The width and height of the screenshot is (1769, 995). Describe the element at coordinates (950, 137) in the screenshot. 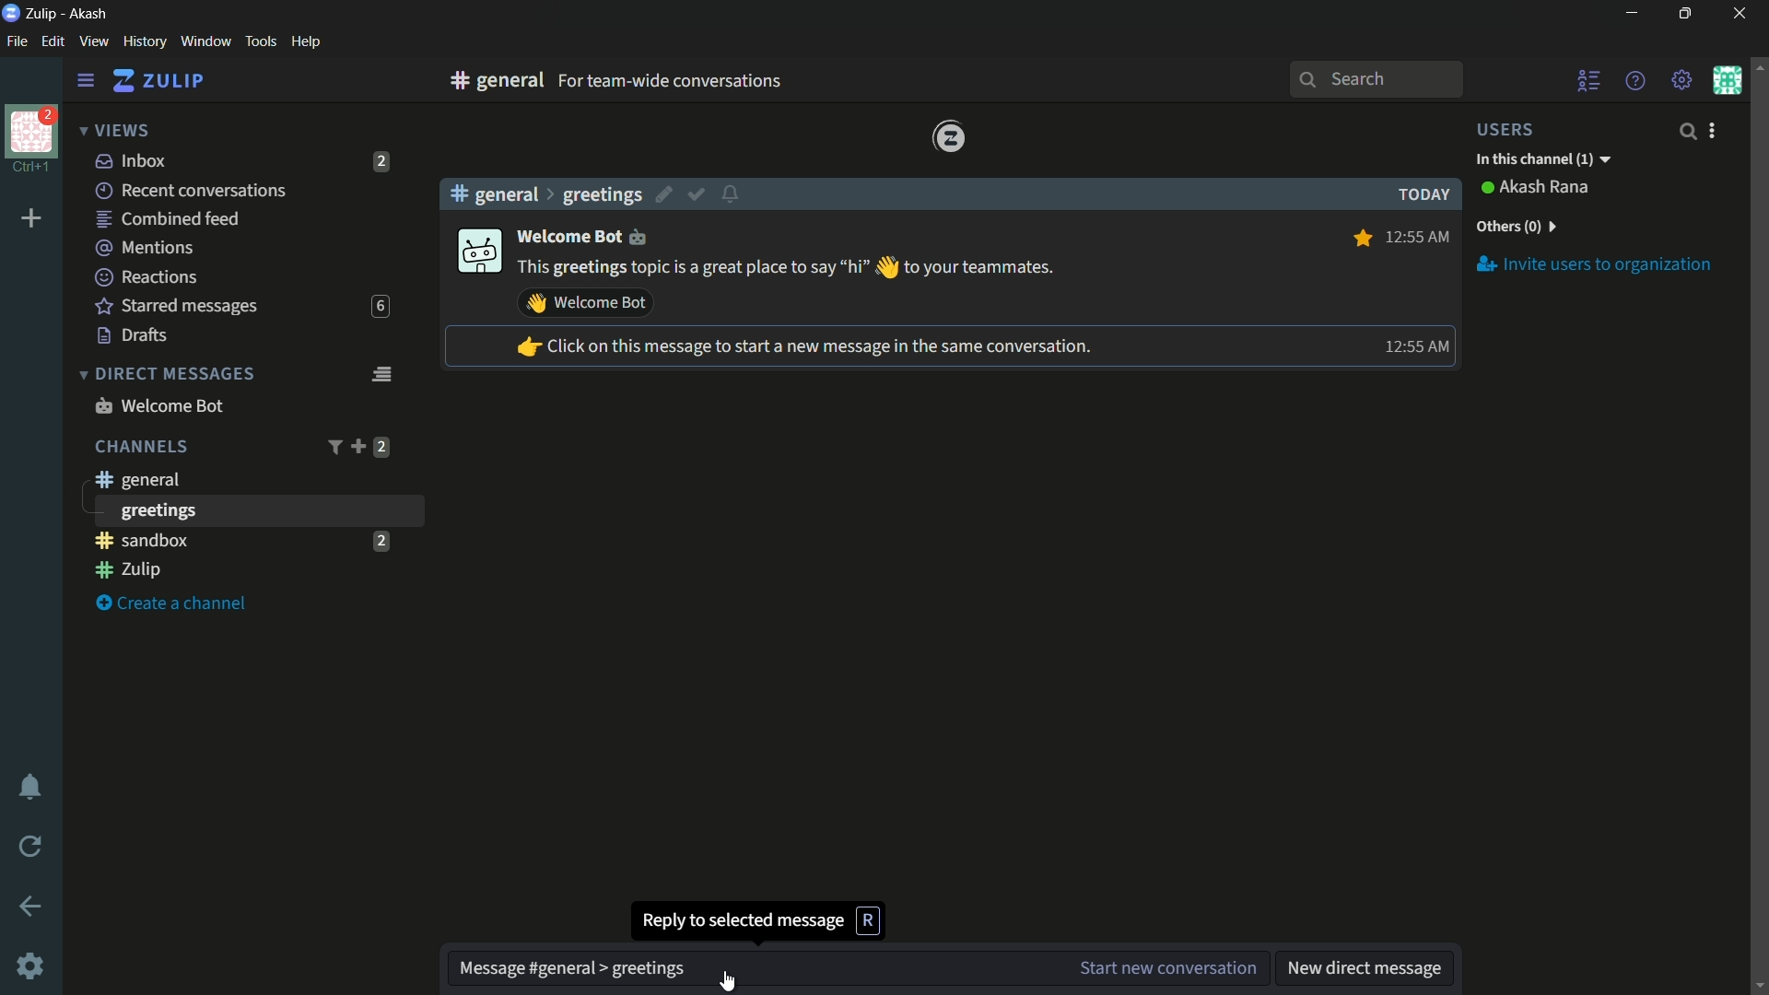

I see `Zulip logo` at that location.